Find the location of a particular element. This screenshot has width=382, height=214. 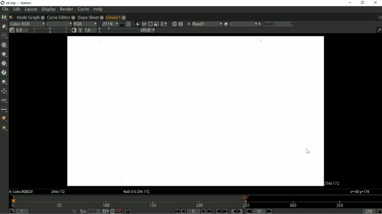

Help is located at coordinates (98, 9).